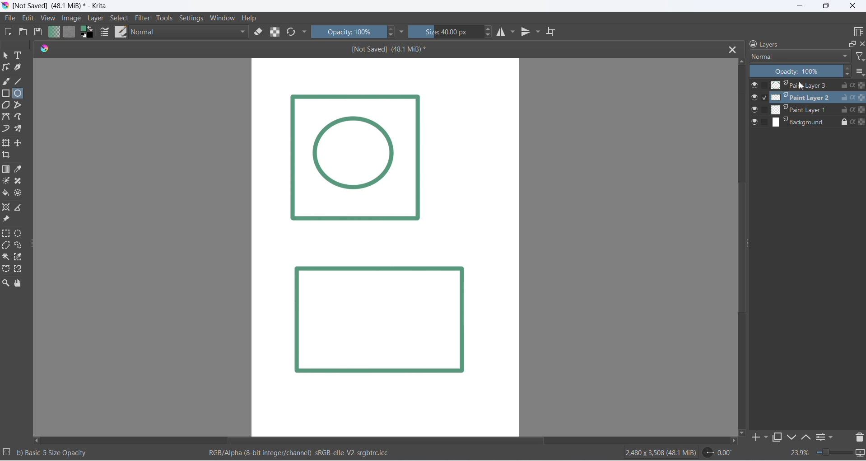  Describe the element at coordinates (22, 105) in the screenshot. I see `polyline tool` at that location.